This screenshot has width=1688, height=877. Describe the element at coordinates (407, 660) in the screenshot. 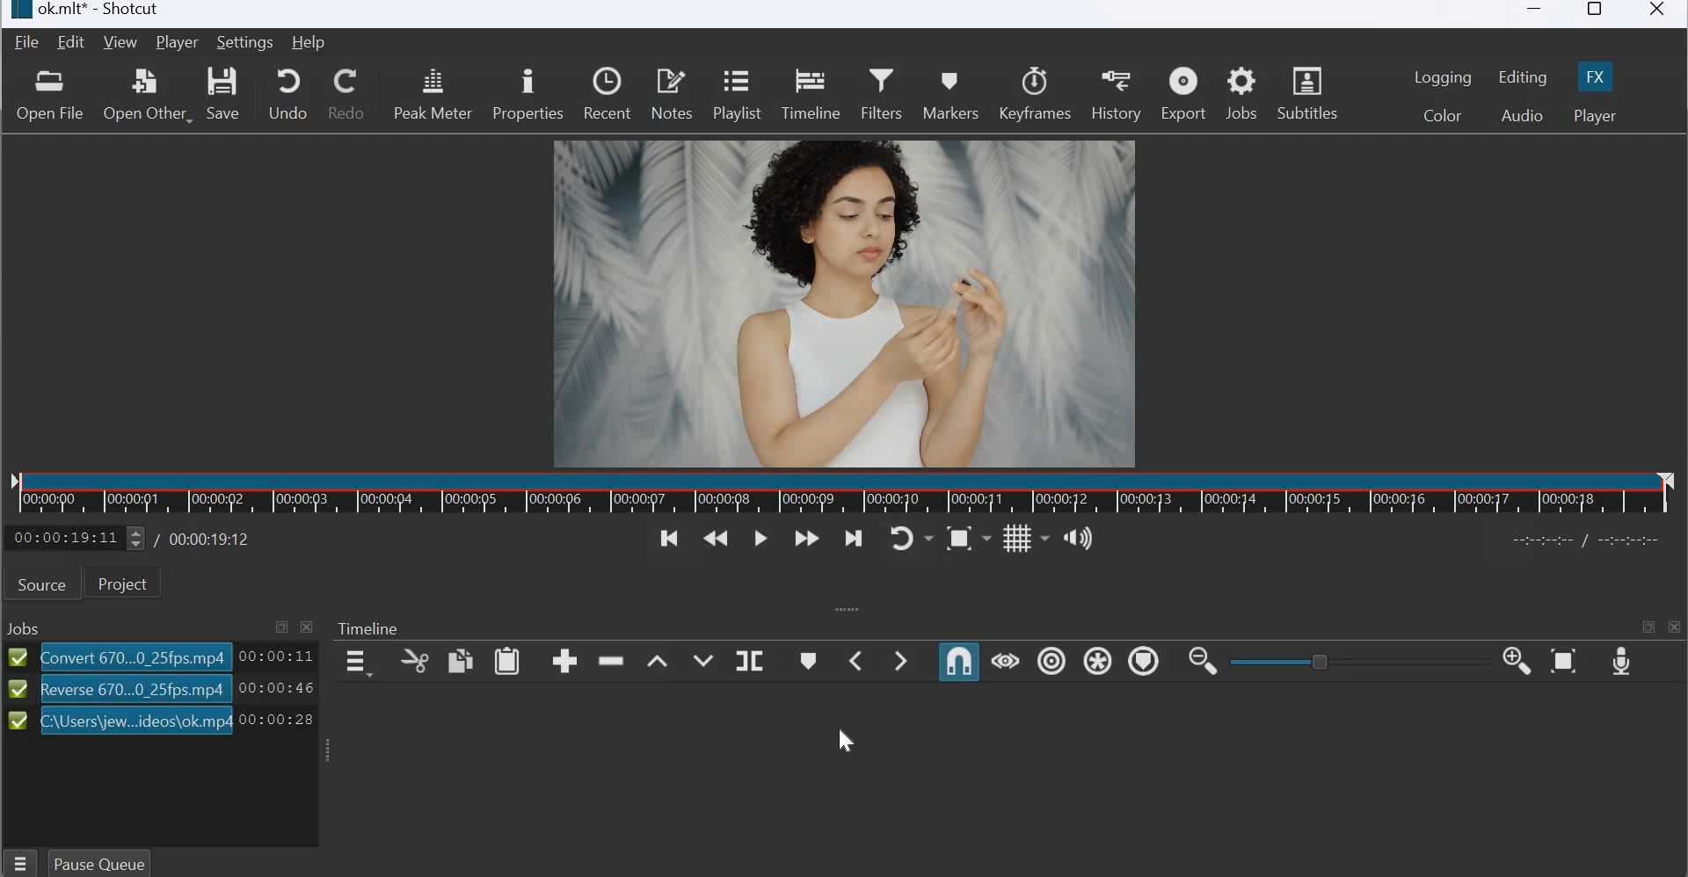

I see `copy` at that location.